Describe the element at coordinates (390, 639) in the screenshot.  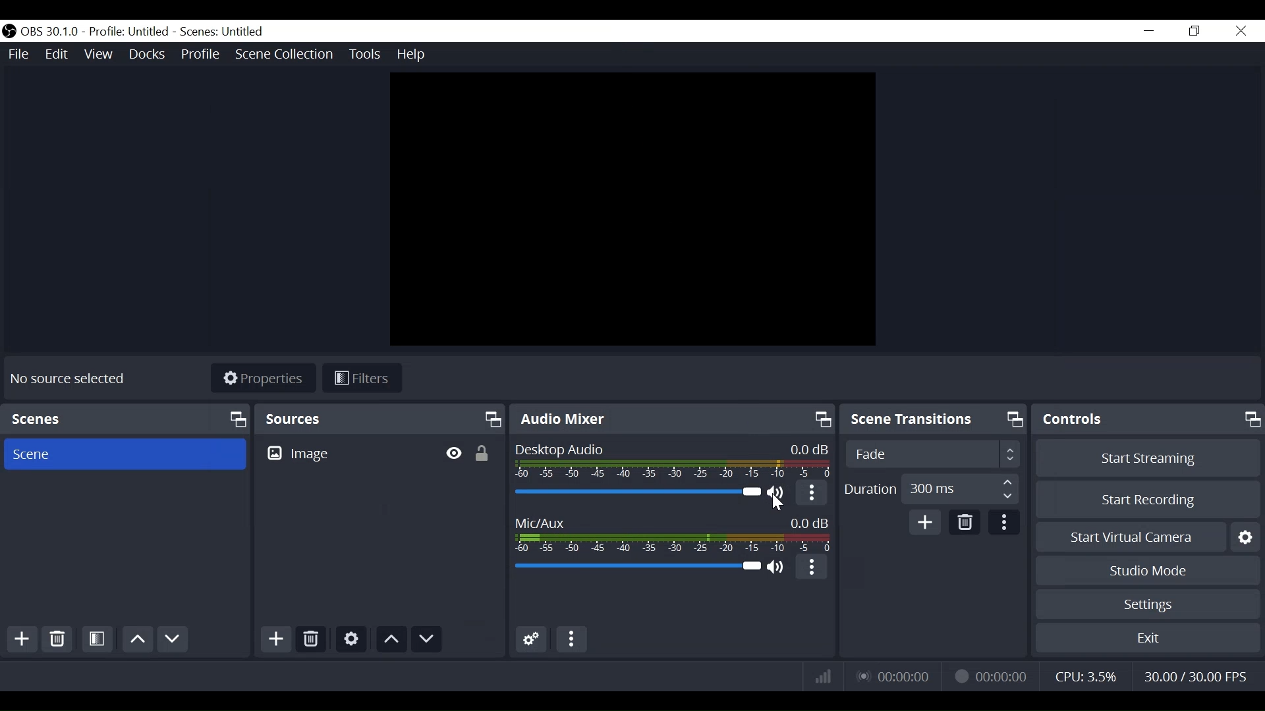
I see `Move Up` at that location.